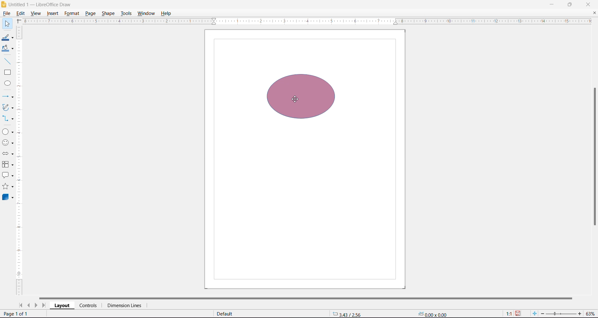 The image size is (598, 318). I want to click on Insert, so click(53, 13).